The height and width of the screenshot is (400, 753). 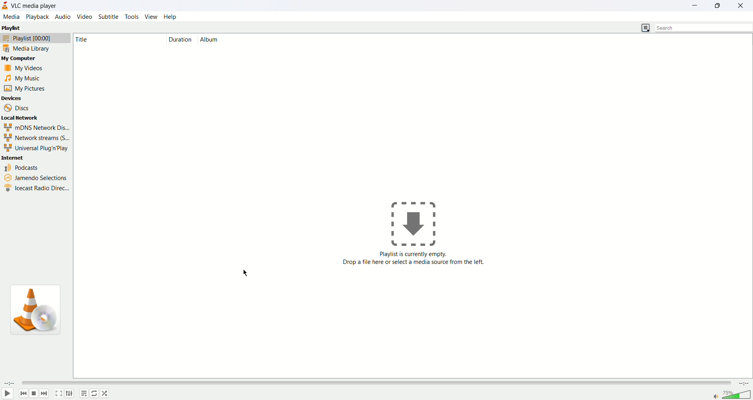 I want to click on subtitle, so click(x=107, y=17).